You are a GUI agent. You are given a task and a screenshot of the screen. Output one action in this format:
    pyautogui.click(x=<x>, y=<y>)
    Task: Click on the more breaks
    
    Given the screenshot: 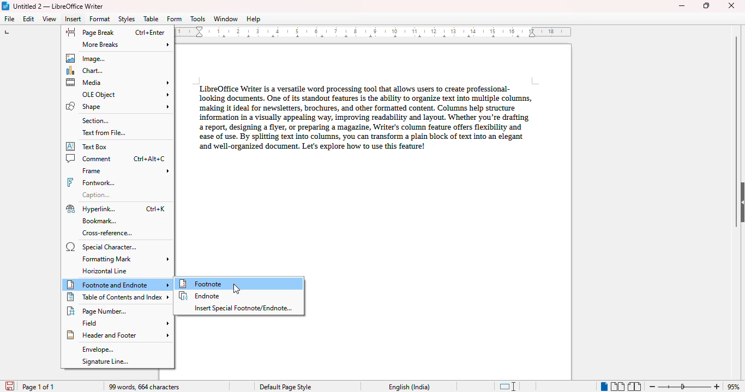 What is the action you would take?
    pyautogui.click(x=125, y=45)
    